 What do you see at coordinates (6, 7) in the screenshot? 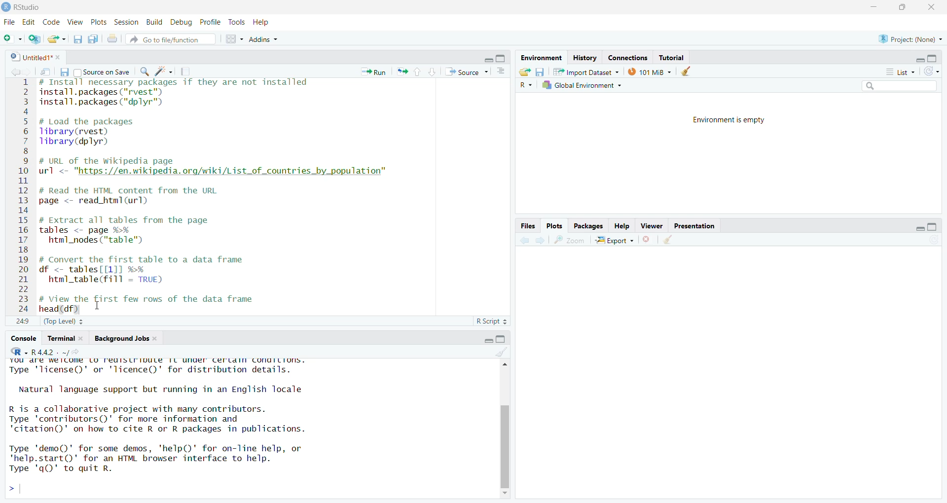
I see `logo` at bounding box center [6, 7].